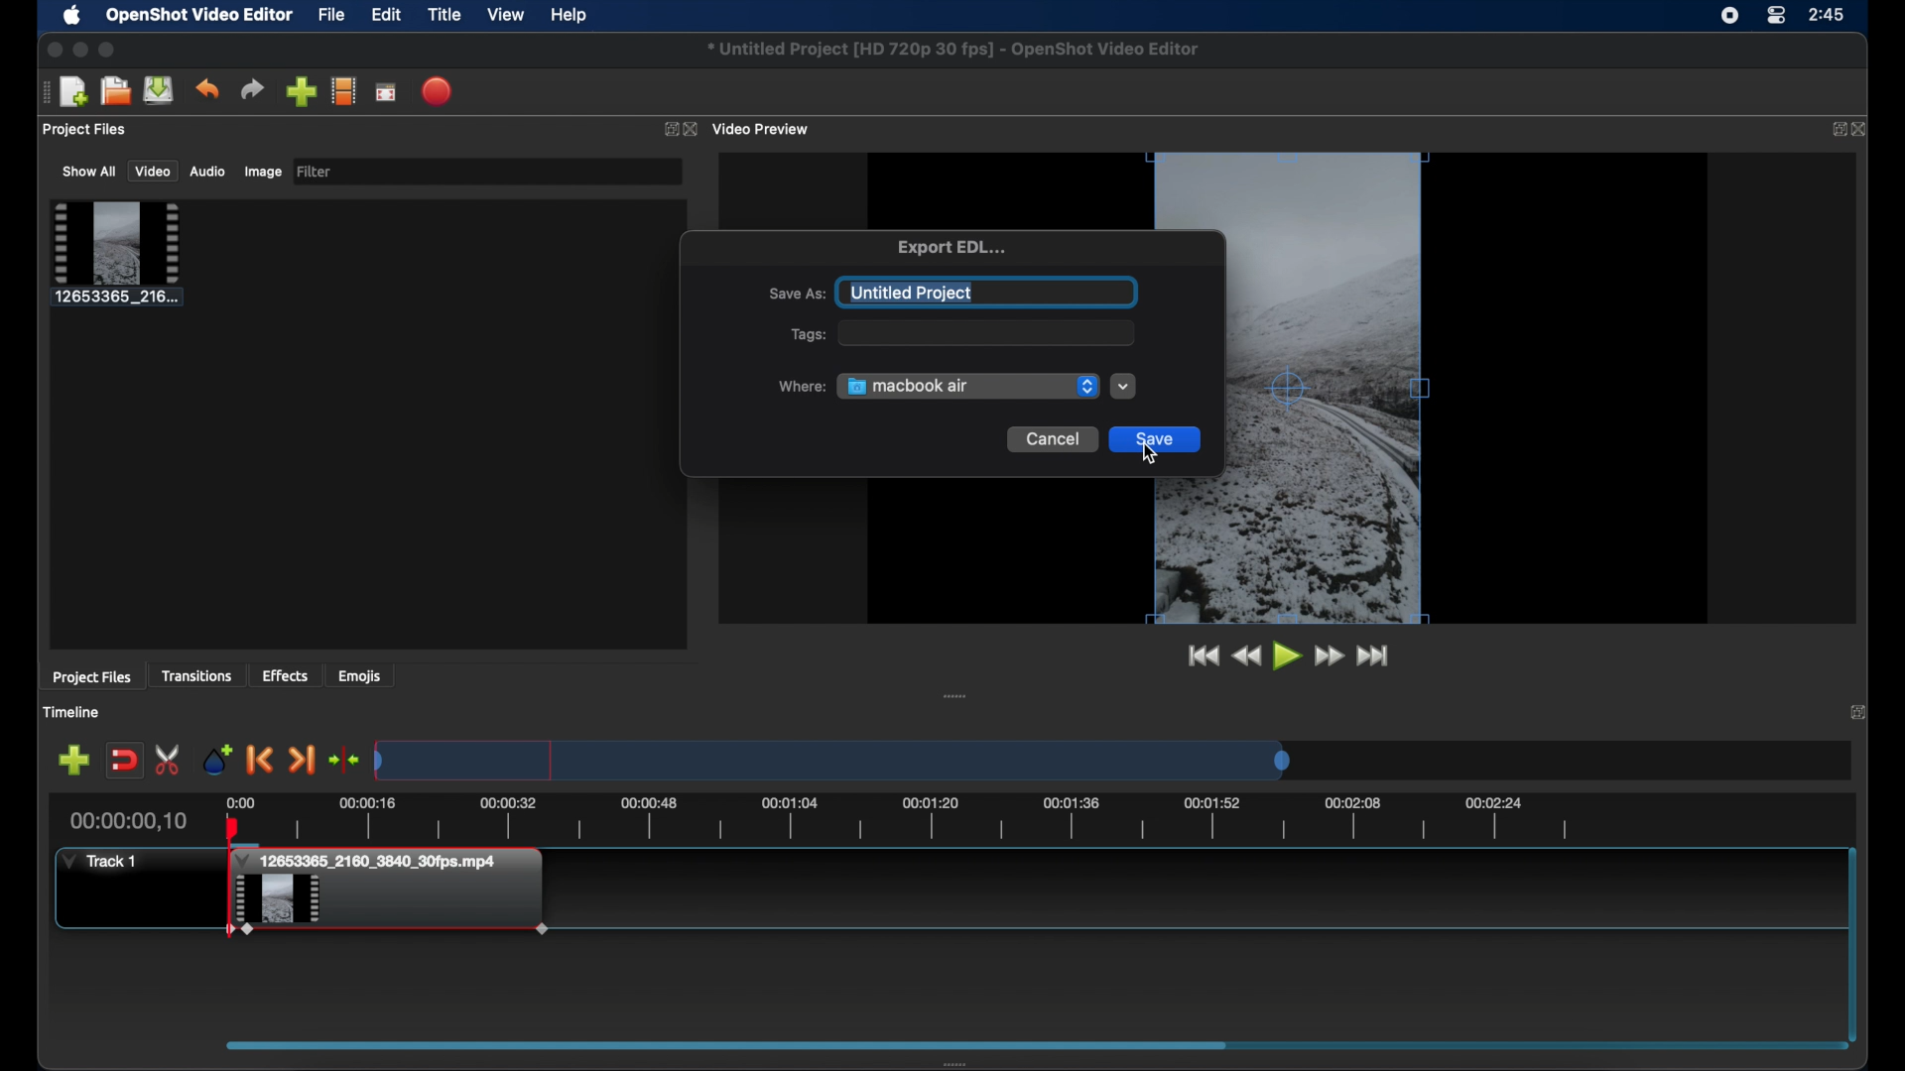 Image resolution: width=1905 pixels, height=1071 pixels. Describe the element at coordinates (373, 861) in the screenshot. I see `clip title` at that location.